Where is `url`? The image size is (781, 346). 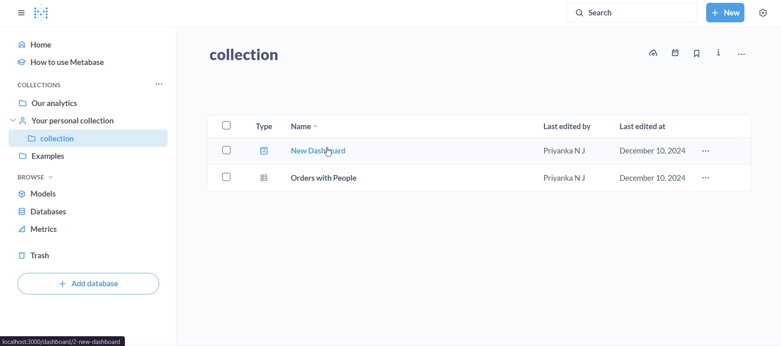 url is located at coordinates (63, 341).